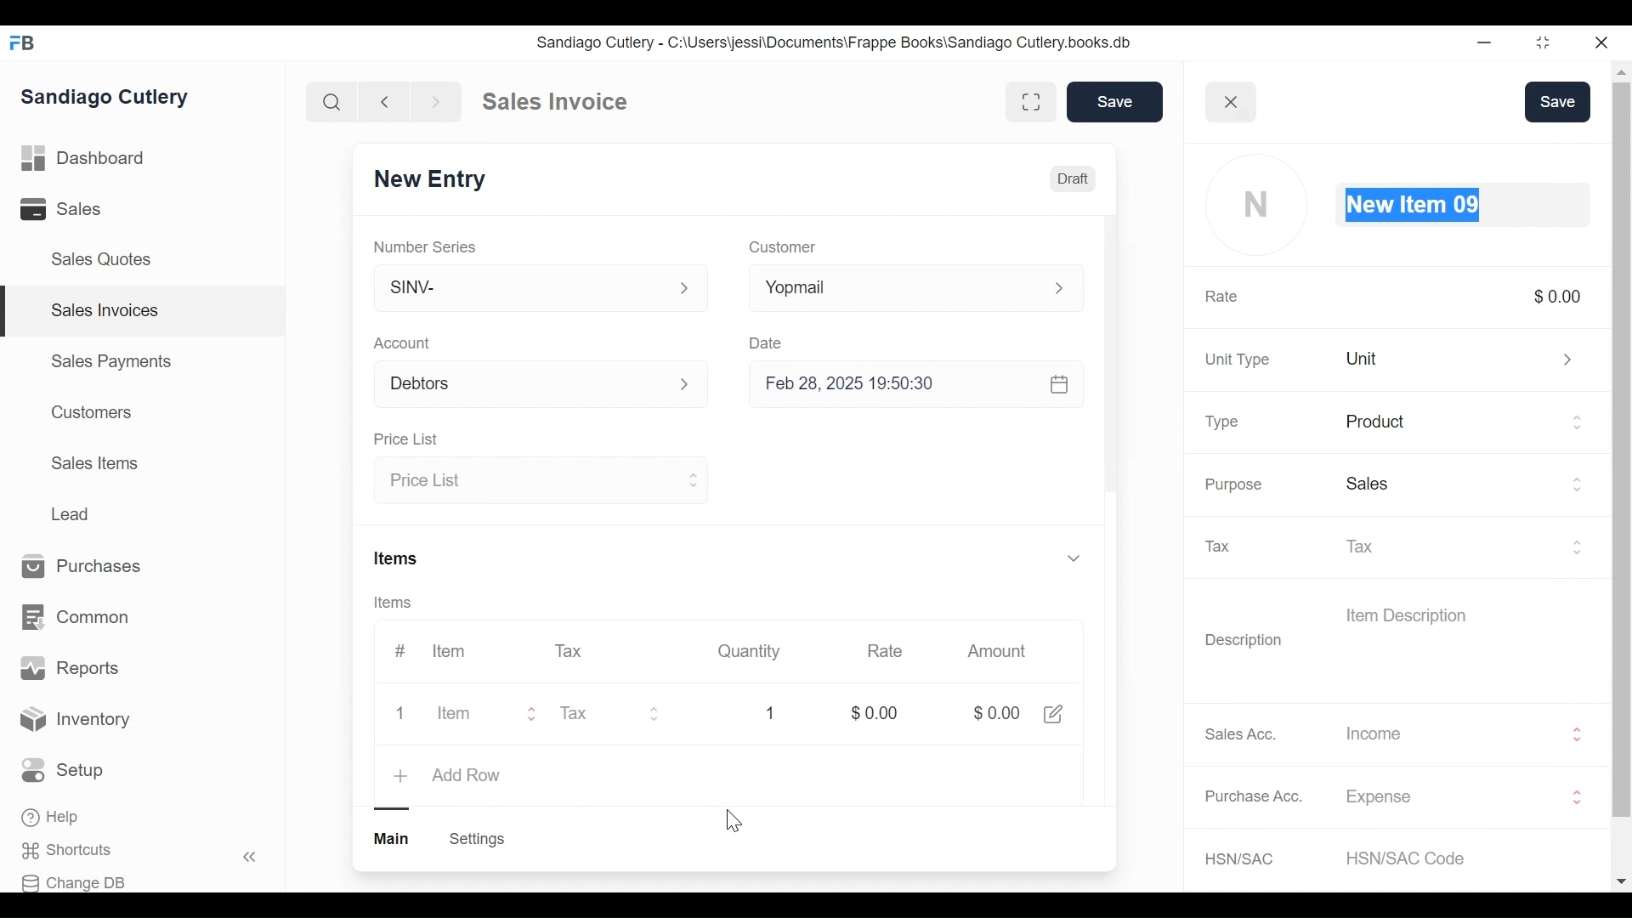 This screenshot has height=918, width=1632. Describe the element at coordinates (404, 649) in the screenshot. I see `#` at that location.